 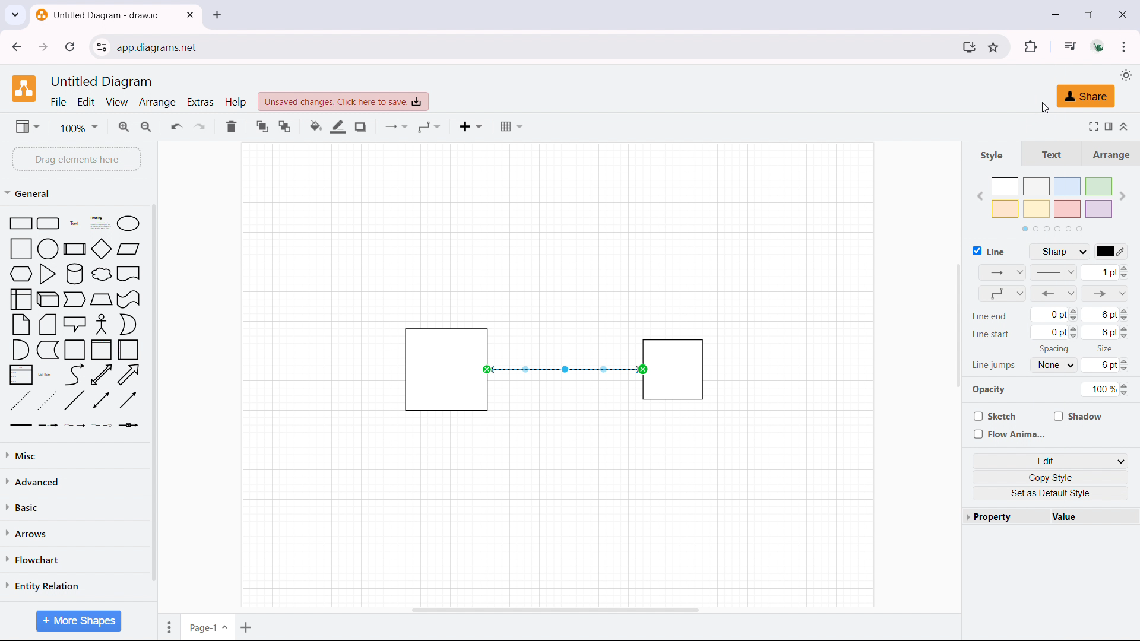 What do you see at coordinates (1105, 364) in the screenshot?
I see `line jump size` at bounding box center [1105, 364].